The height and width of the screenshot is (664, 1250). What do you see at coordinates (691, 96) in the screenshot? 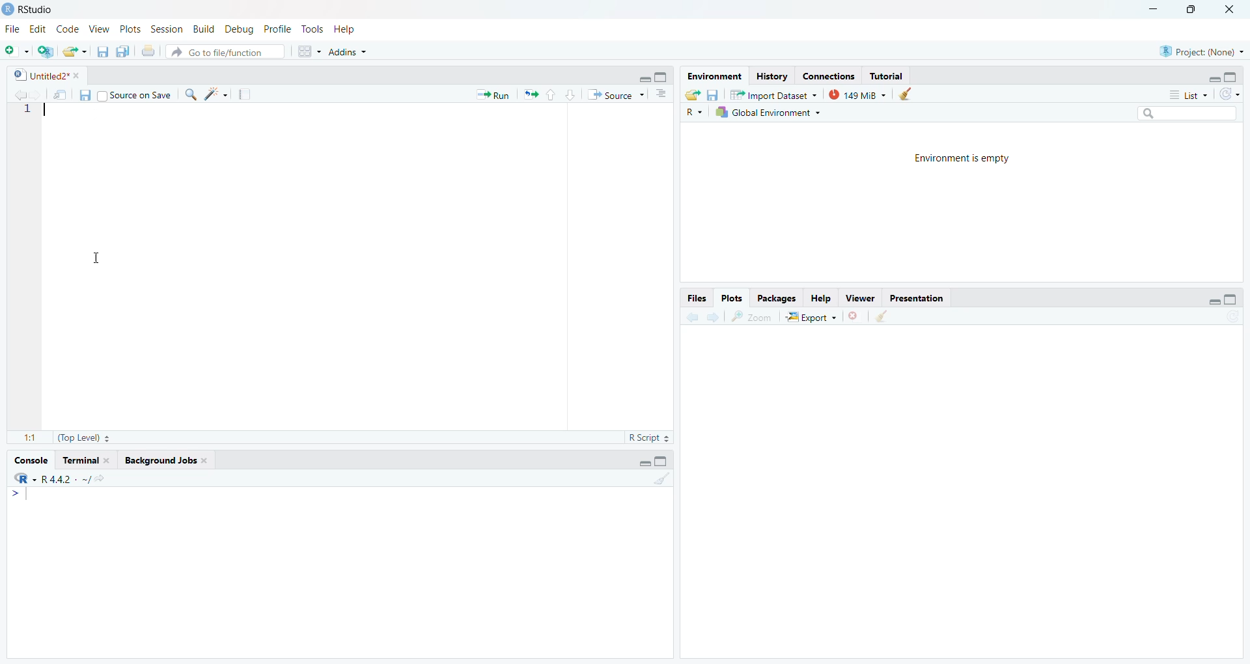
I see `Load workspace` at bounding box center [691, 96].